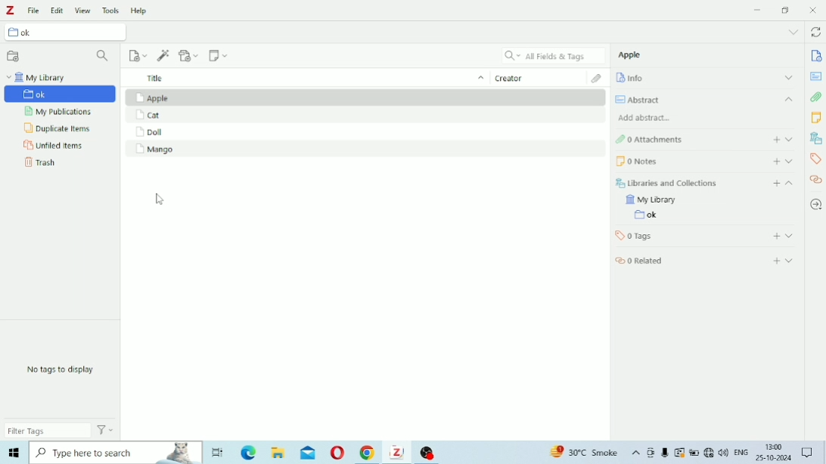 The height and width of the screenshot is (464, 826). What do you see at coordinates (816, 118) in the screenshot?
I see `Notes` at bounding box center [816, 118].